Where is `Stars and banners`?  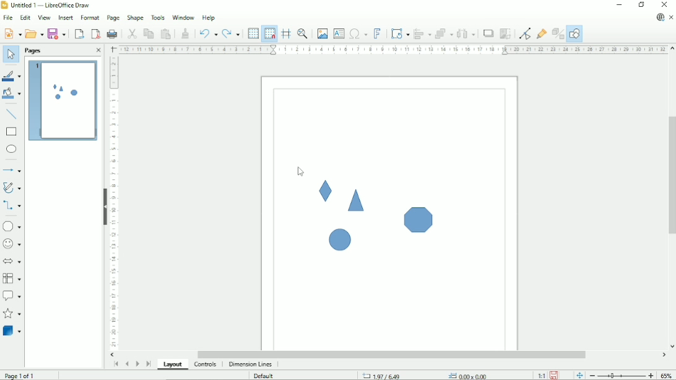 Stars and banners is located at coordinates (13, 314).